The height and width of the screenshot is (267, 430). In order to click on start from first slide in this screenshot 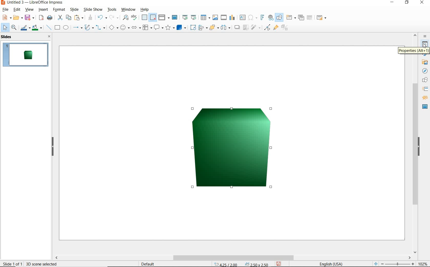, I will do `click(186, 17)`.